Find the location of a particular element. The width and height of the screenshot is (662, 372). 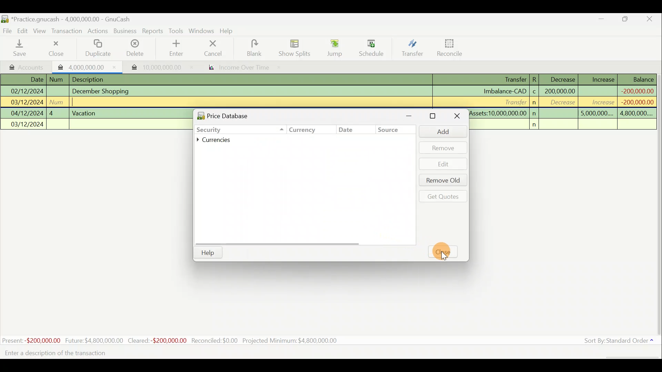

num is located at coordinates (58, 102).